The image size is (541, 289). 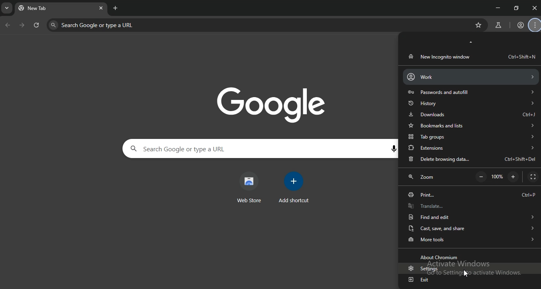 What do you see at coordinates (8, 25) in the screenshot?
I see `click to go back` at bounding box center [8, 25].